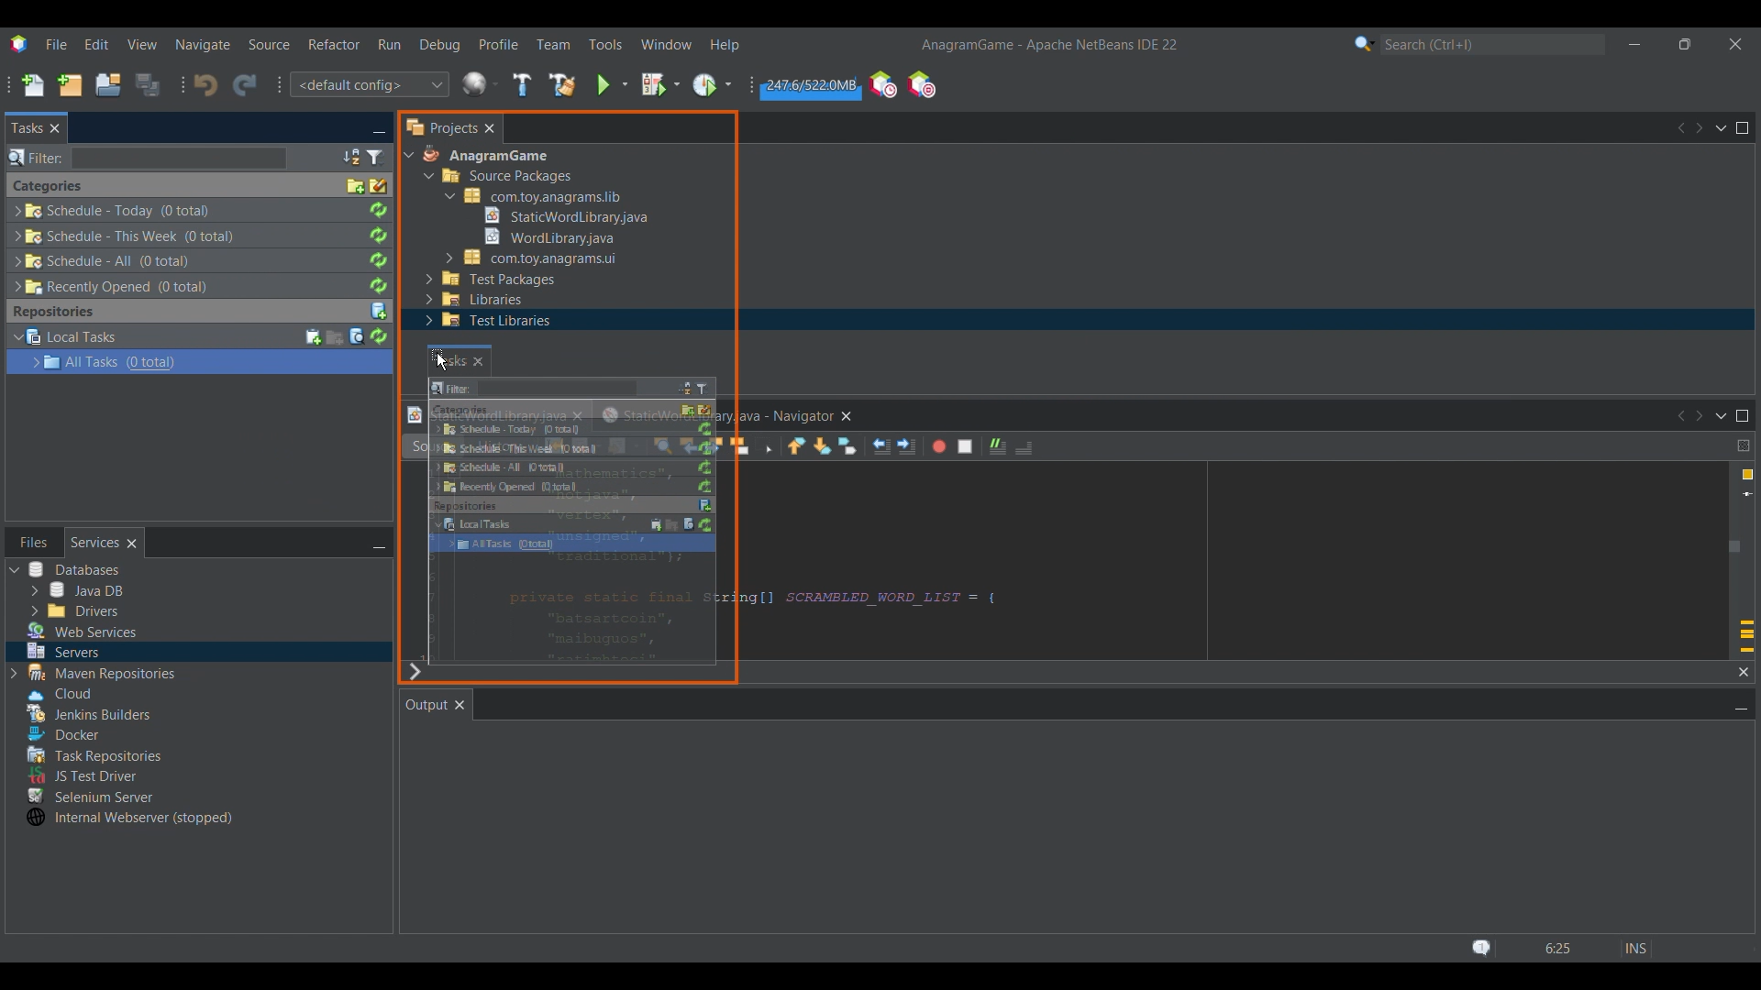 This screenshot has width=1761, height=990. Describe the element at coordinates (379, 129) in the screenshot. I see `Minimize` at that location.